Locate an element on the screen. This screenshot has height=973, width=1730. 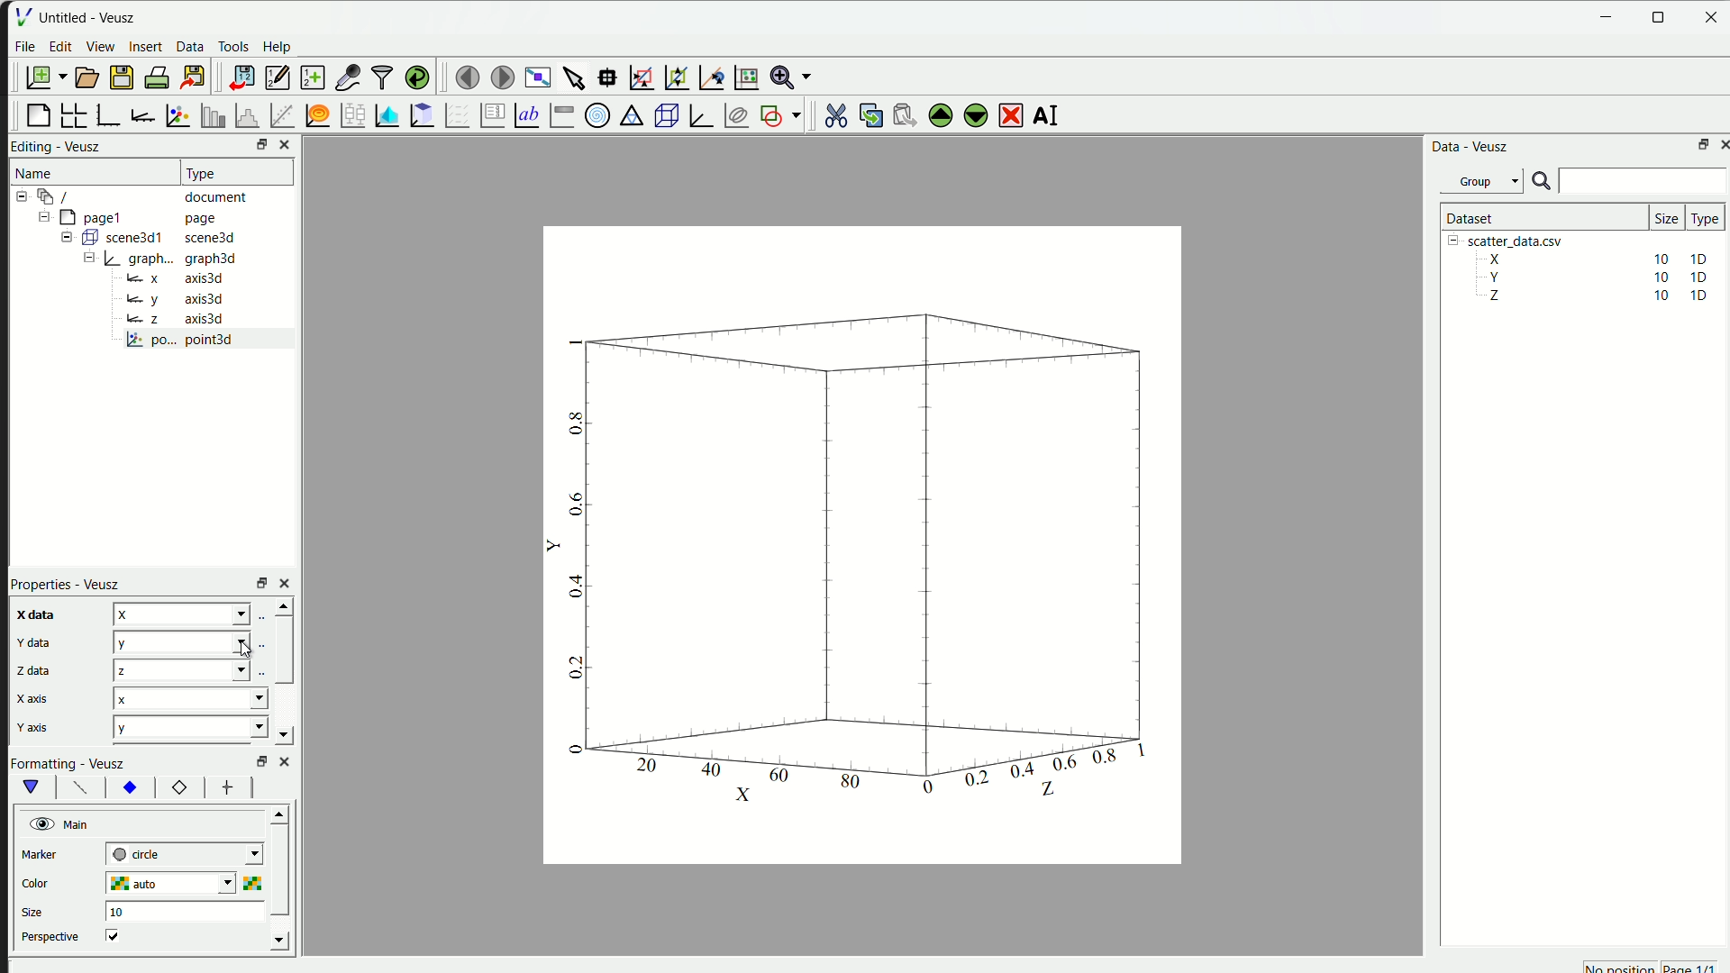
y axis is located at coordinates (32, 723).